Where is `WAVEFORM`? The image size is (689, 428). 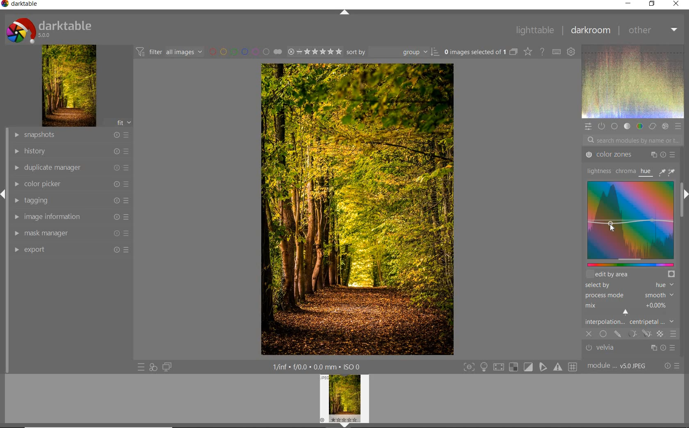
WAVEFORM is located at coordinates (633, 82).